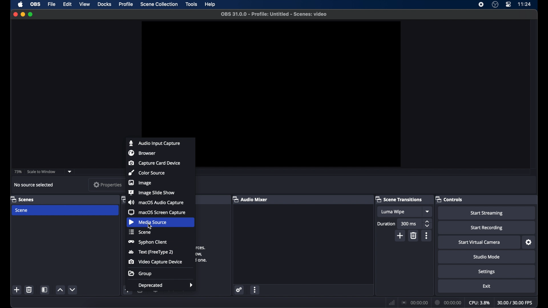  I want to click on screen recorder icon, so click(481, 4).